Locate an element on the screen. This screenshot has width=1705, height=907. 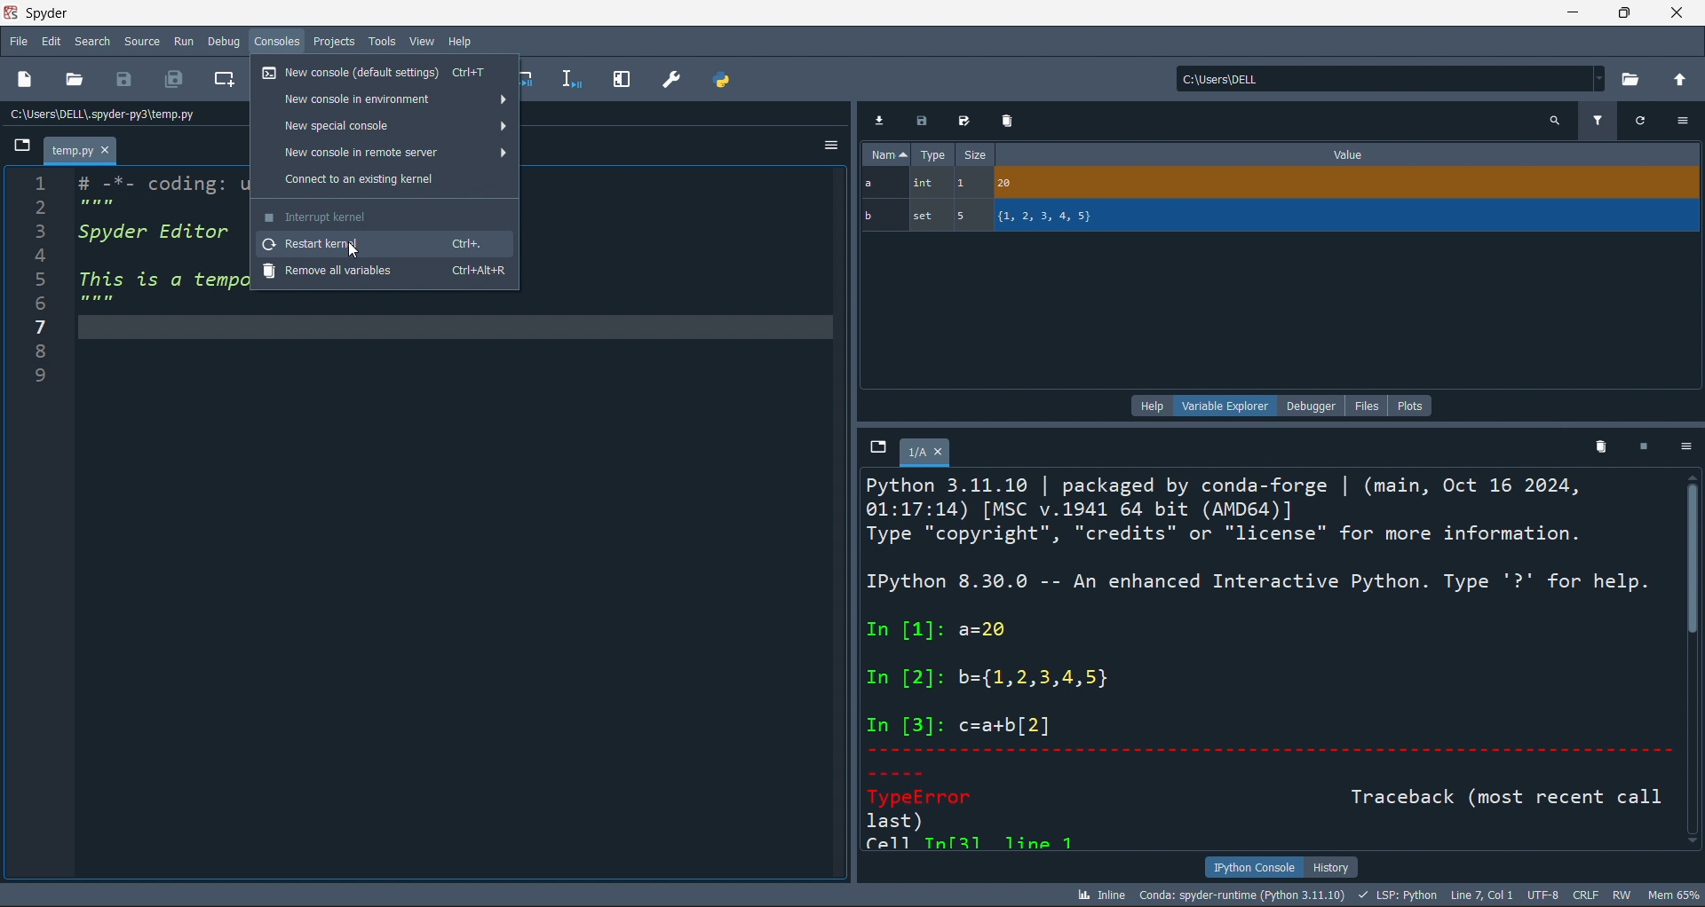
value is located at coordinates (1357, 155).